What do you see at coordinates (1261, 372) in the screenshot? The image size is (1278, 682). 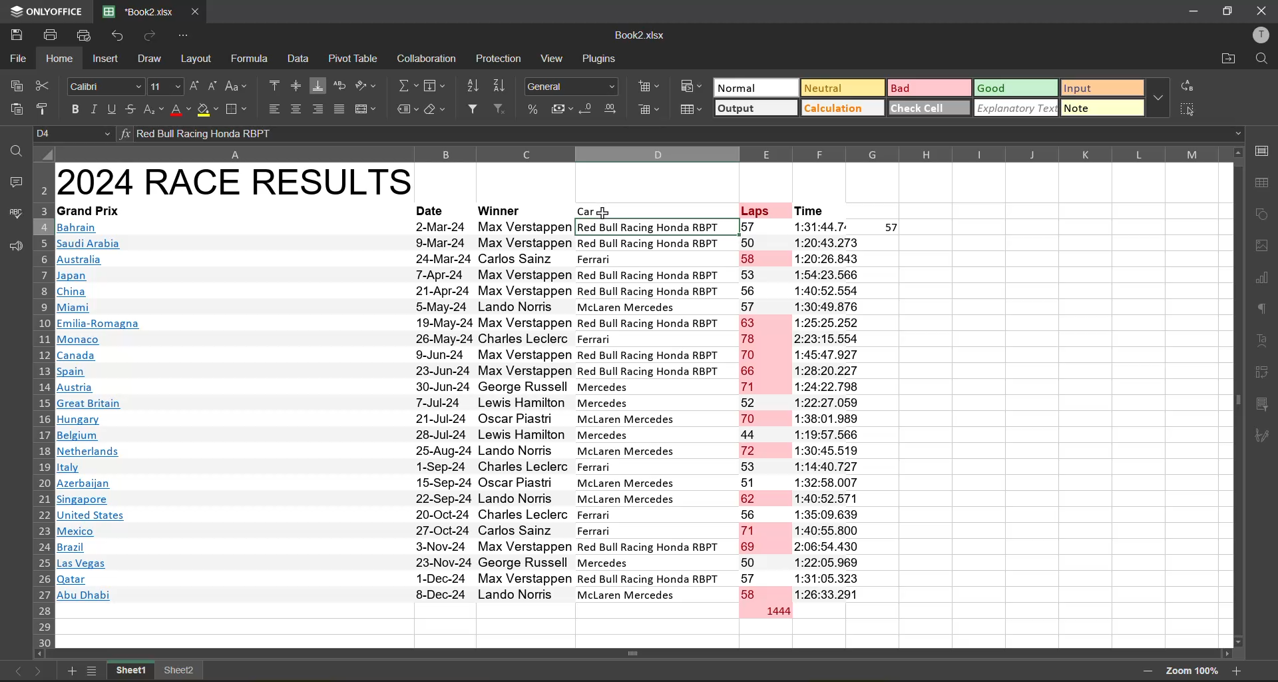 I see `pivot table` at bounding box center [1261, 372].